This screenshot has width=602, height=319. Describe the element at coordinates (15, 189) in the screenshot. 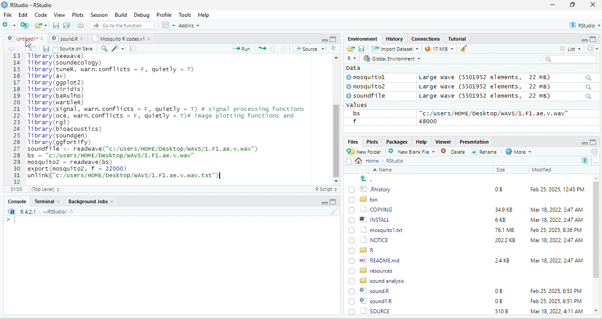

I see `31:55` at that location.